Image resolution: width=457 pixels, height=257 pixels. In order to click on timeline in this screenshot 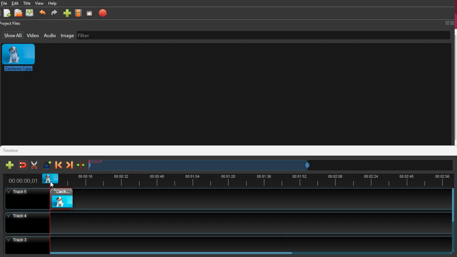, I will do `click(264, 180)`.